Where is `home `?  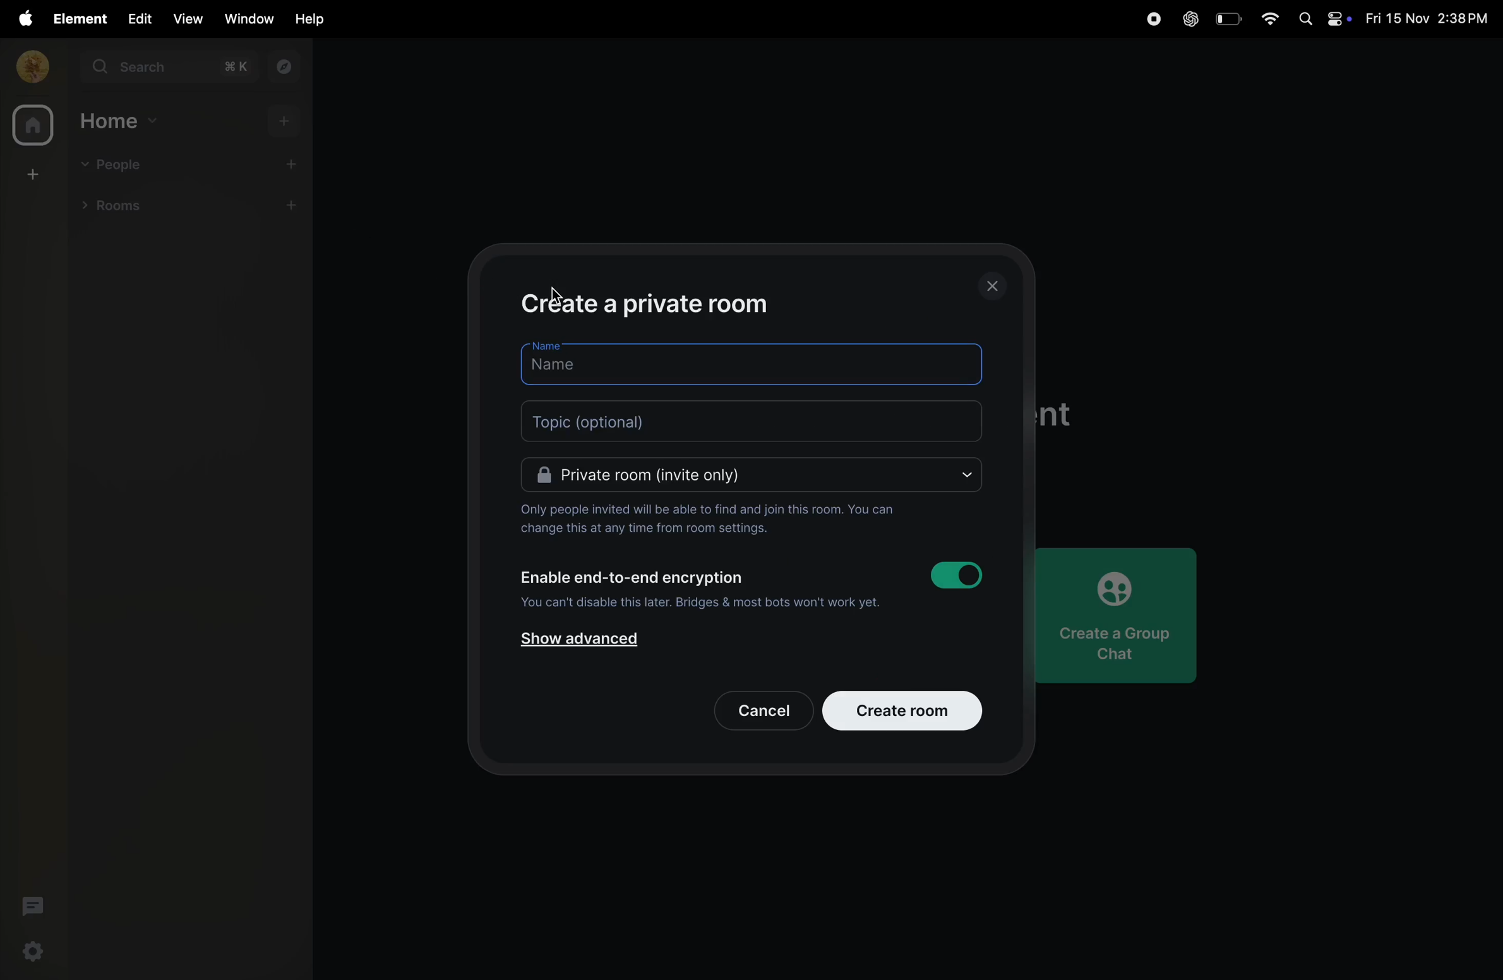 home  is located at coordinates (32, 127).